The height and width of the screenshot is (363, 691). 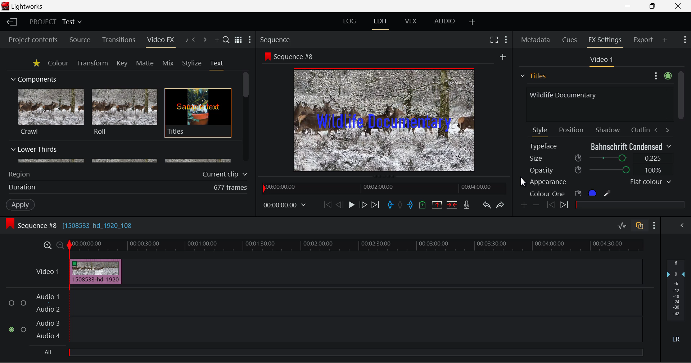 I want to click on Show Settings, so click(x=655, y=226).